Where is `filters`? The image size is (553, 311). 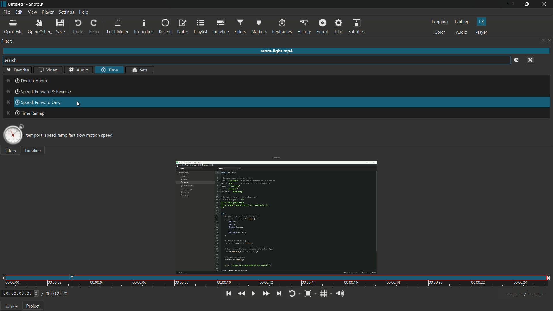
filters is located at coordinates (8, 41).